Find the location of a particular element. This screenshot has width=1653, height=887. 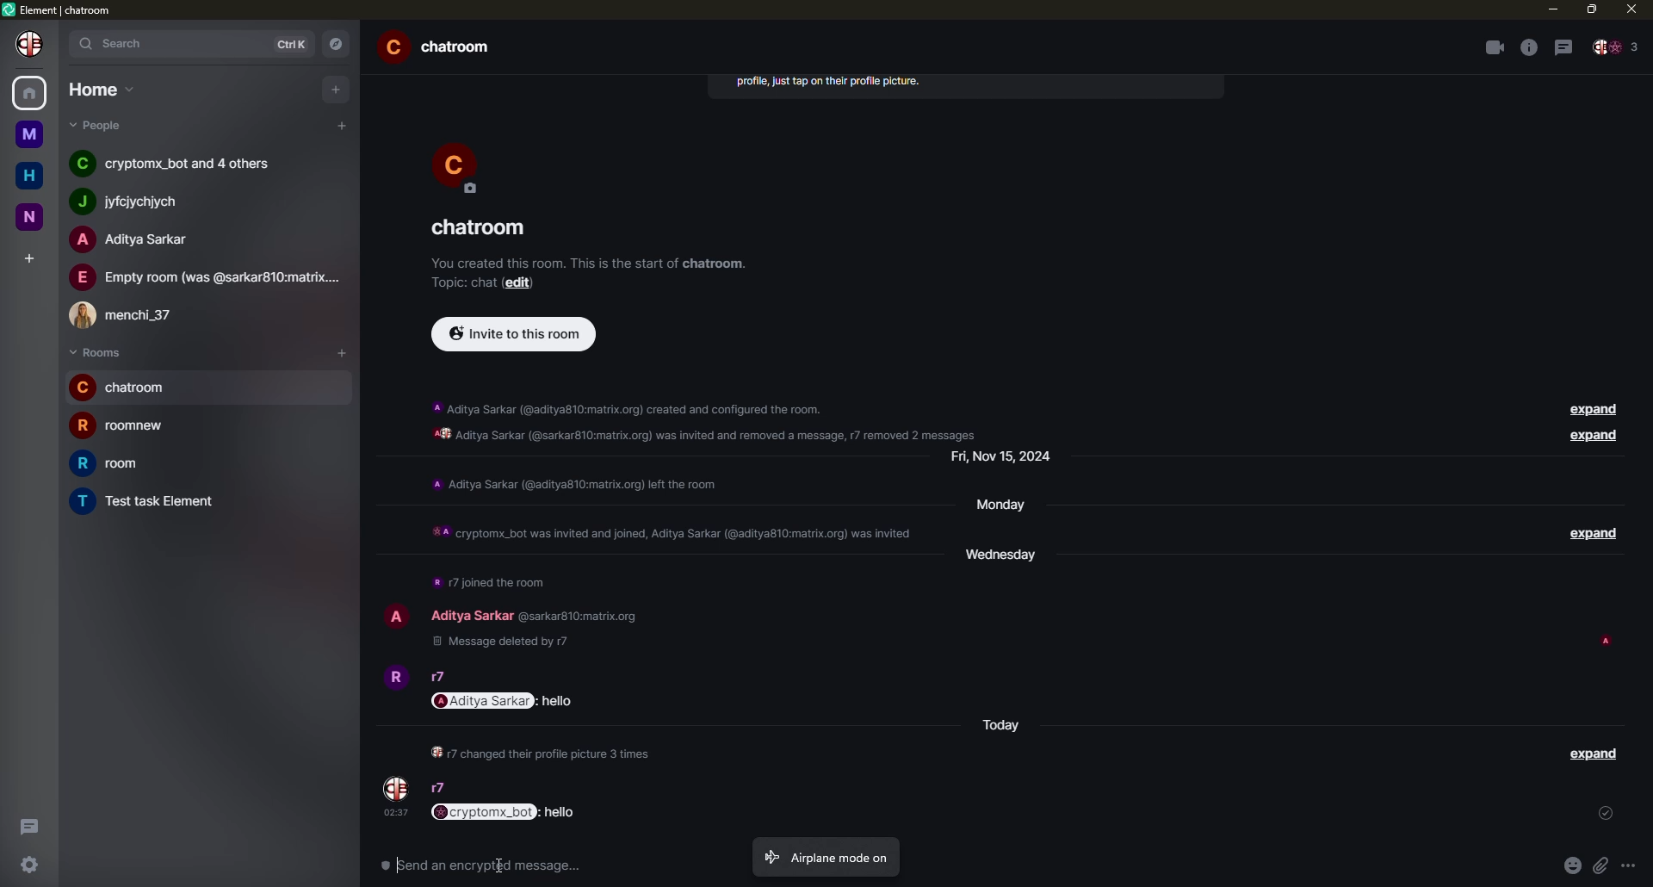

time is located at coordinates (398, 814).